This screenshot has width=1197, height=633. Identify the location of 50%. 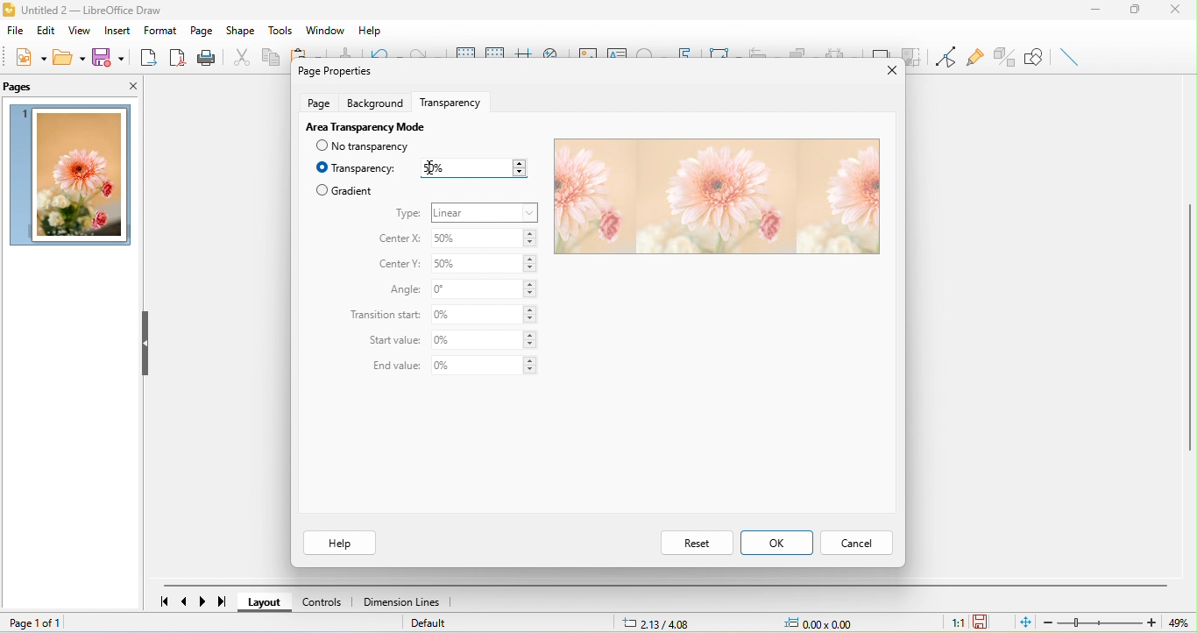
(486, 239).